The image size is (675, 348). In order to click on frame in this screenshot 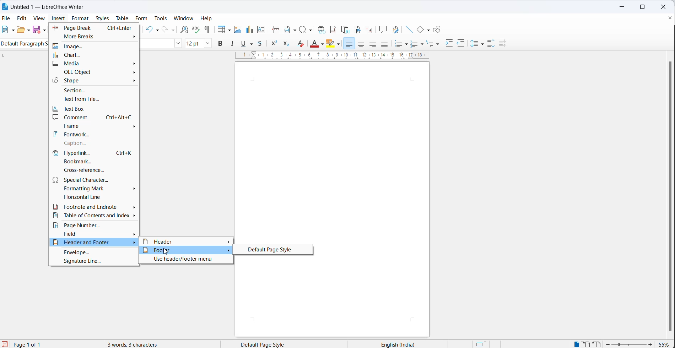, I will do `click(93, 127)`.